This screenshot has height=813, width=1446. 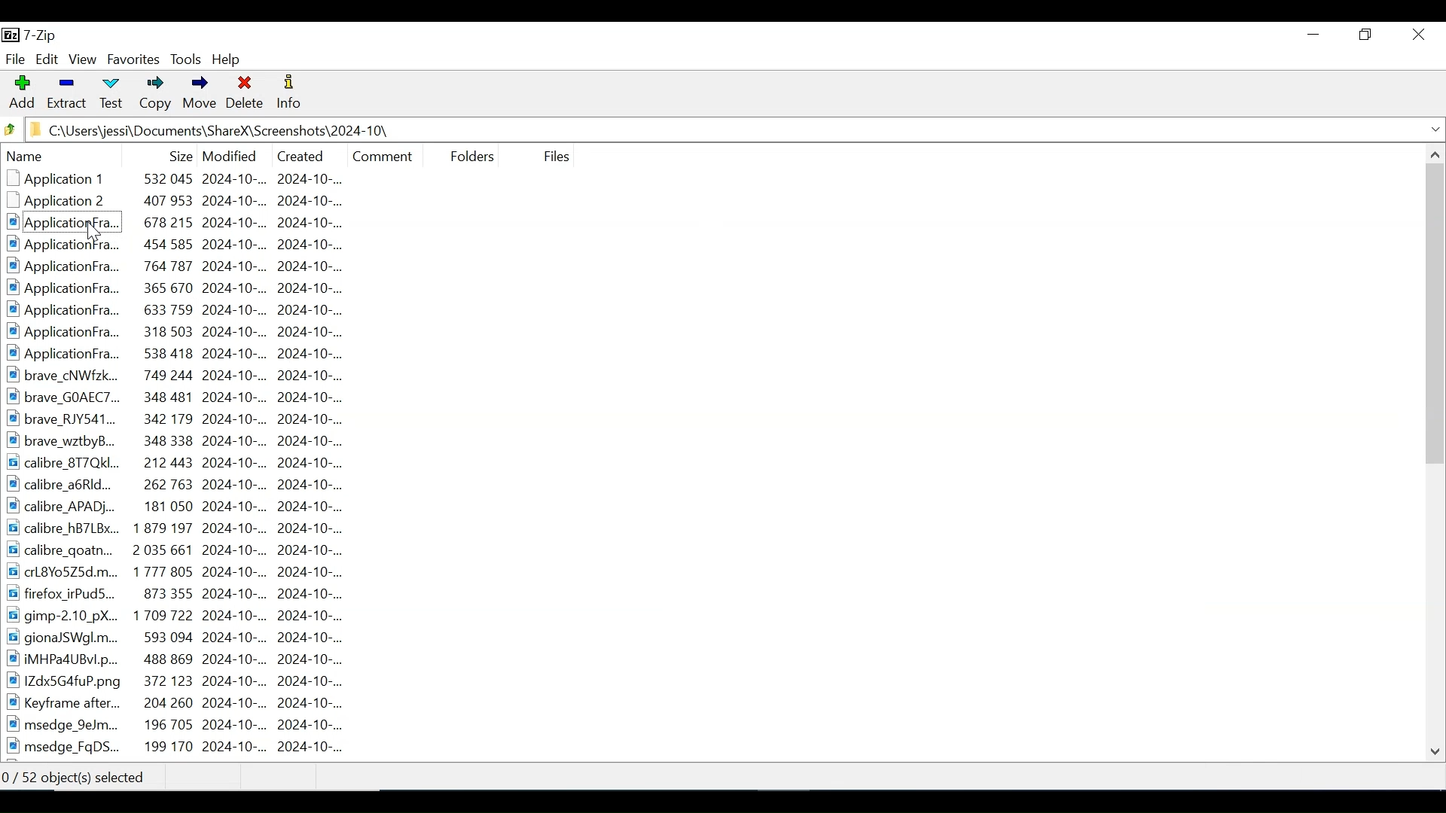 What do you see at coordinates (228, 59) in the screenshot?
I see `Help` at bounding box center [228, 59].